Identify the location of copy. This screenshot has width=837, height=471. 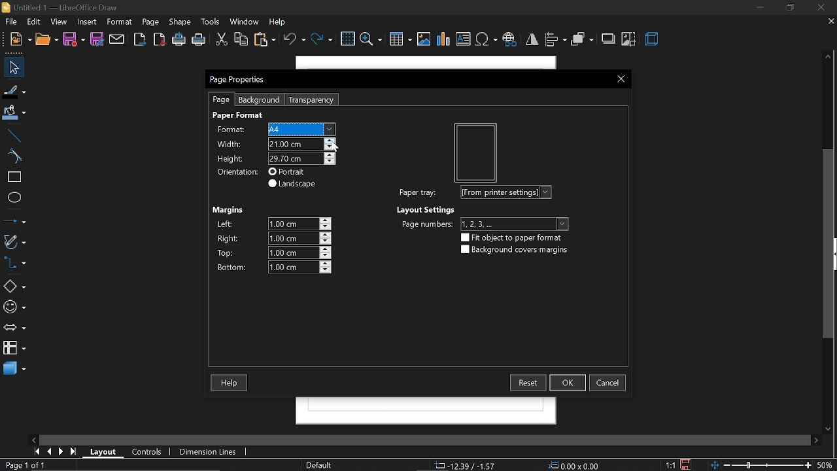
(241, 40).